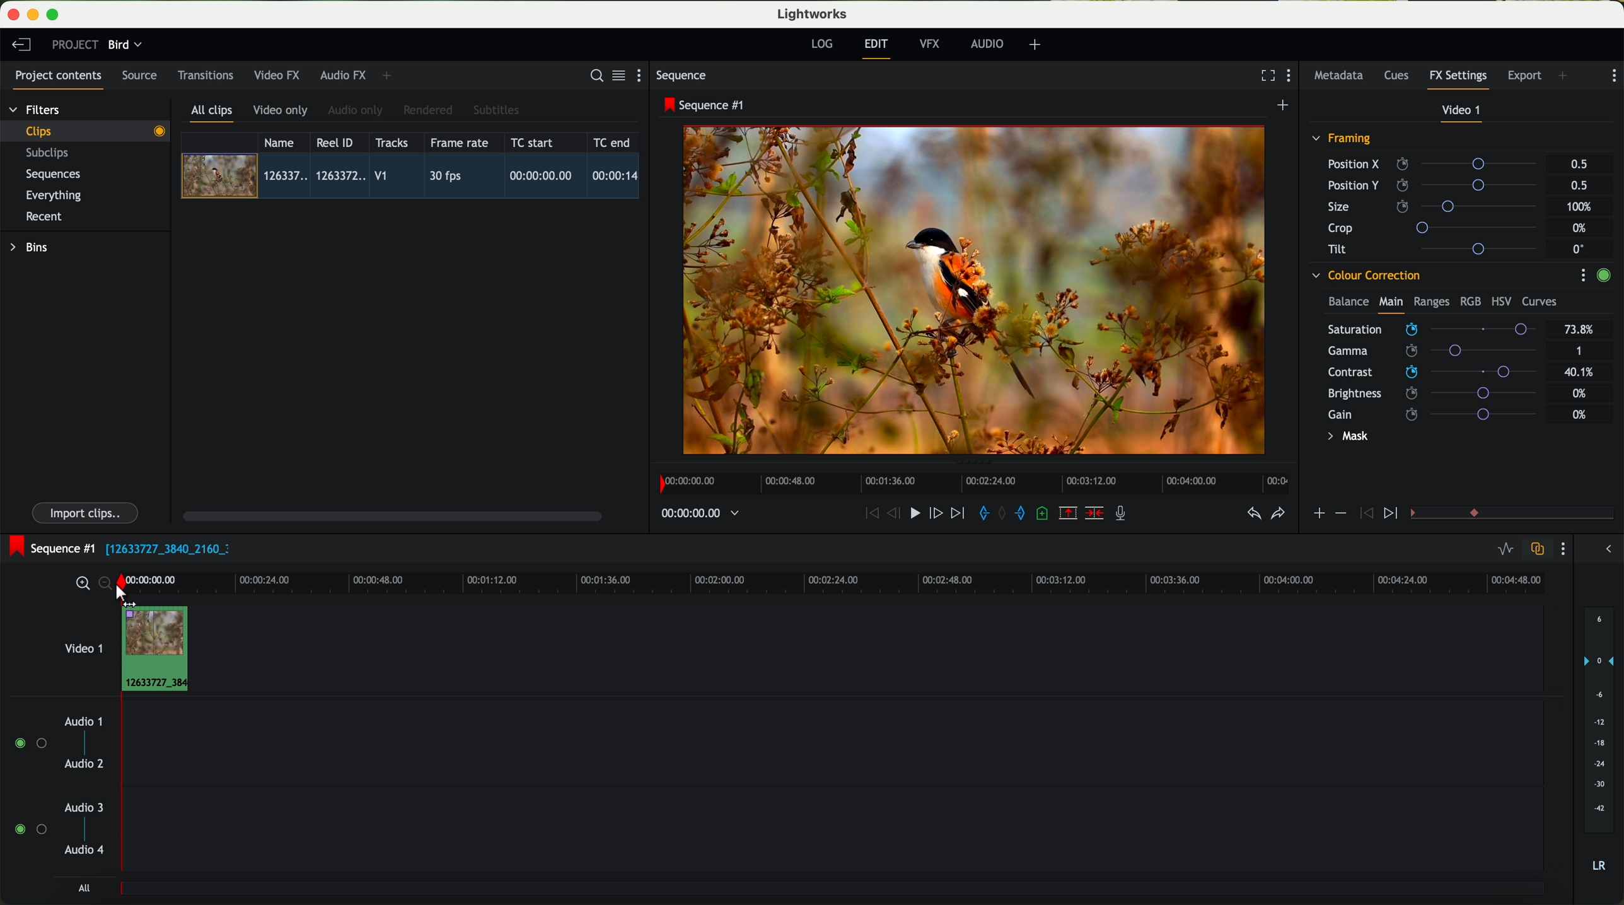  I want to click on rewind, so click(871, 514).